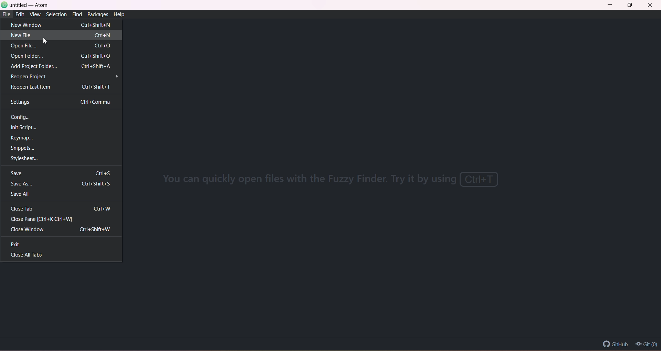  Describe the element at coordinates (20, 14) in the screenshot. I see `Edit` at that location.